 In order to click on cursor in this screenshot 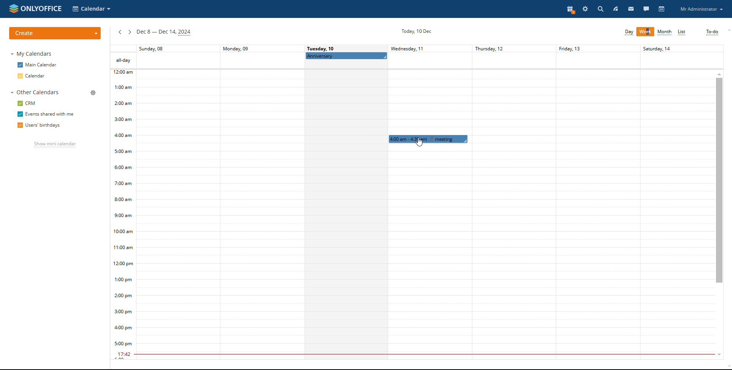, I will do `click(419, 142)`.